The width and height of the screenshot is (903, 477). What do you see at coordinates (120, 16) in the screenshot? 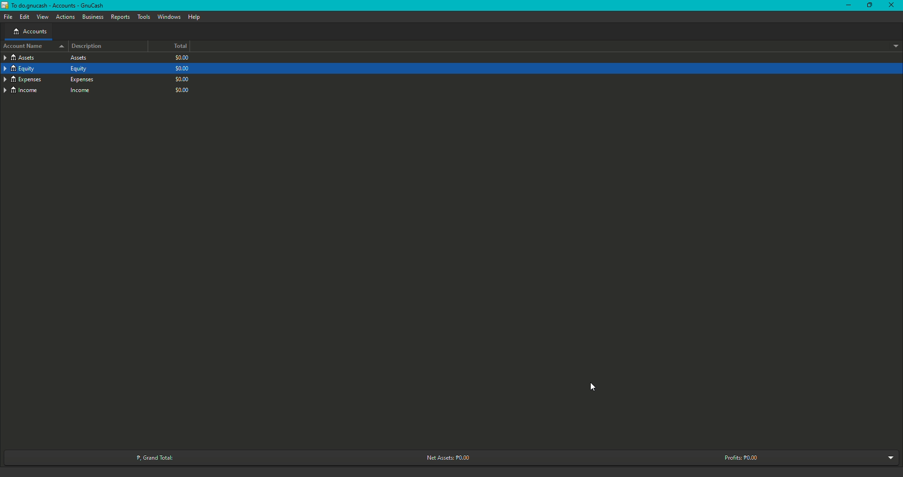
I see `Reports` at bounding box center [120, 16].